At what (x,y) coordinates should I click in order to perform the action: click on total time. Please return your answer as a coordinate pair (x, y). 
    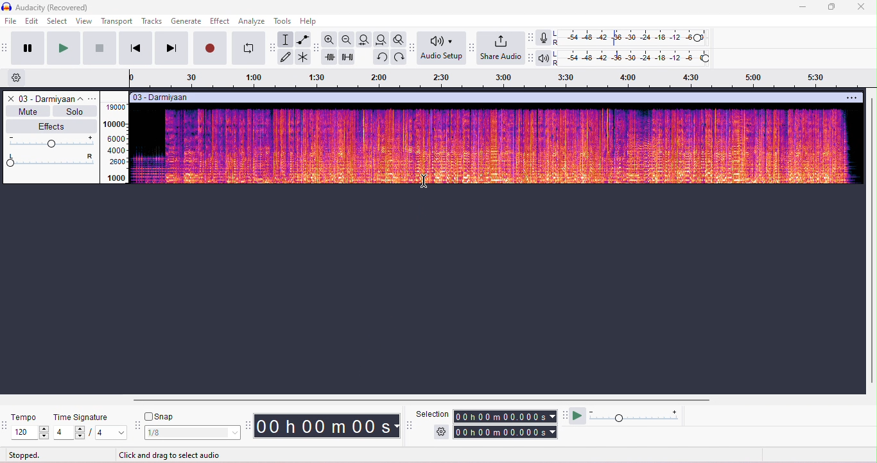
    Looking at the image, I should click on (504, 417).